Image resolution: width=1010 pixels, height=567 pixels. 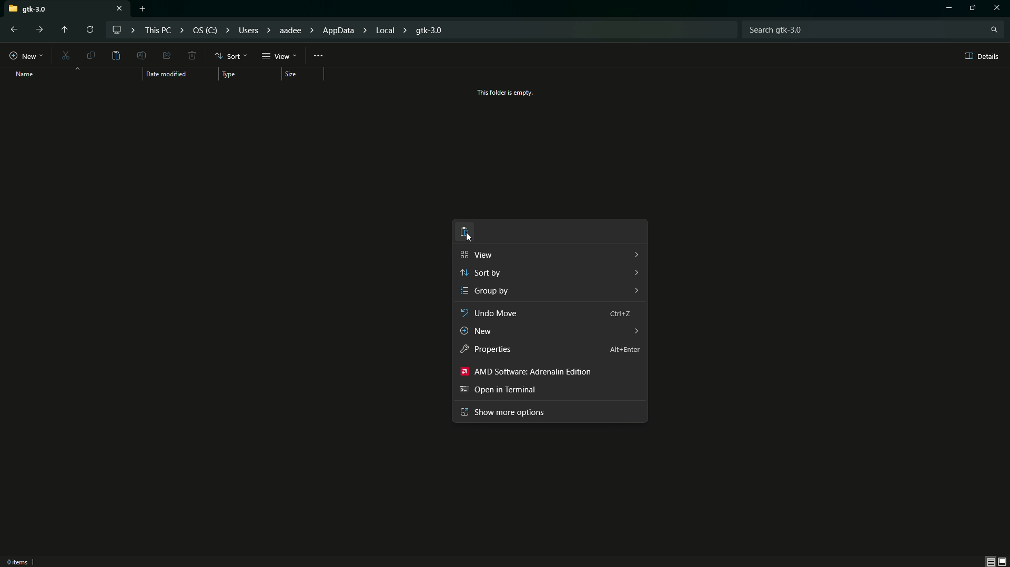 I want to click on Search bar, so click(x=873, y=28).